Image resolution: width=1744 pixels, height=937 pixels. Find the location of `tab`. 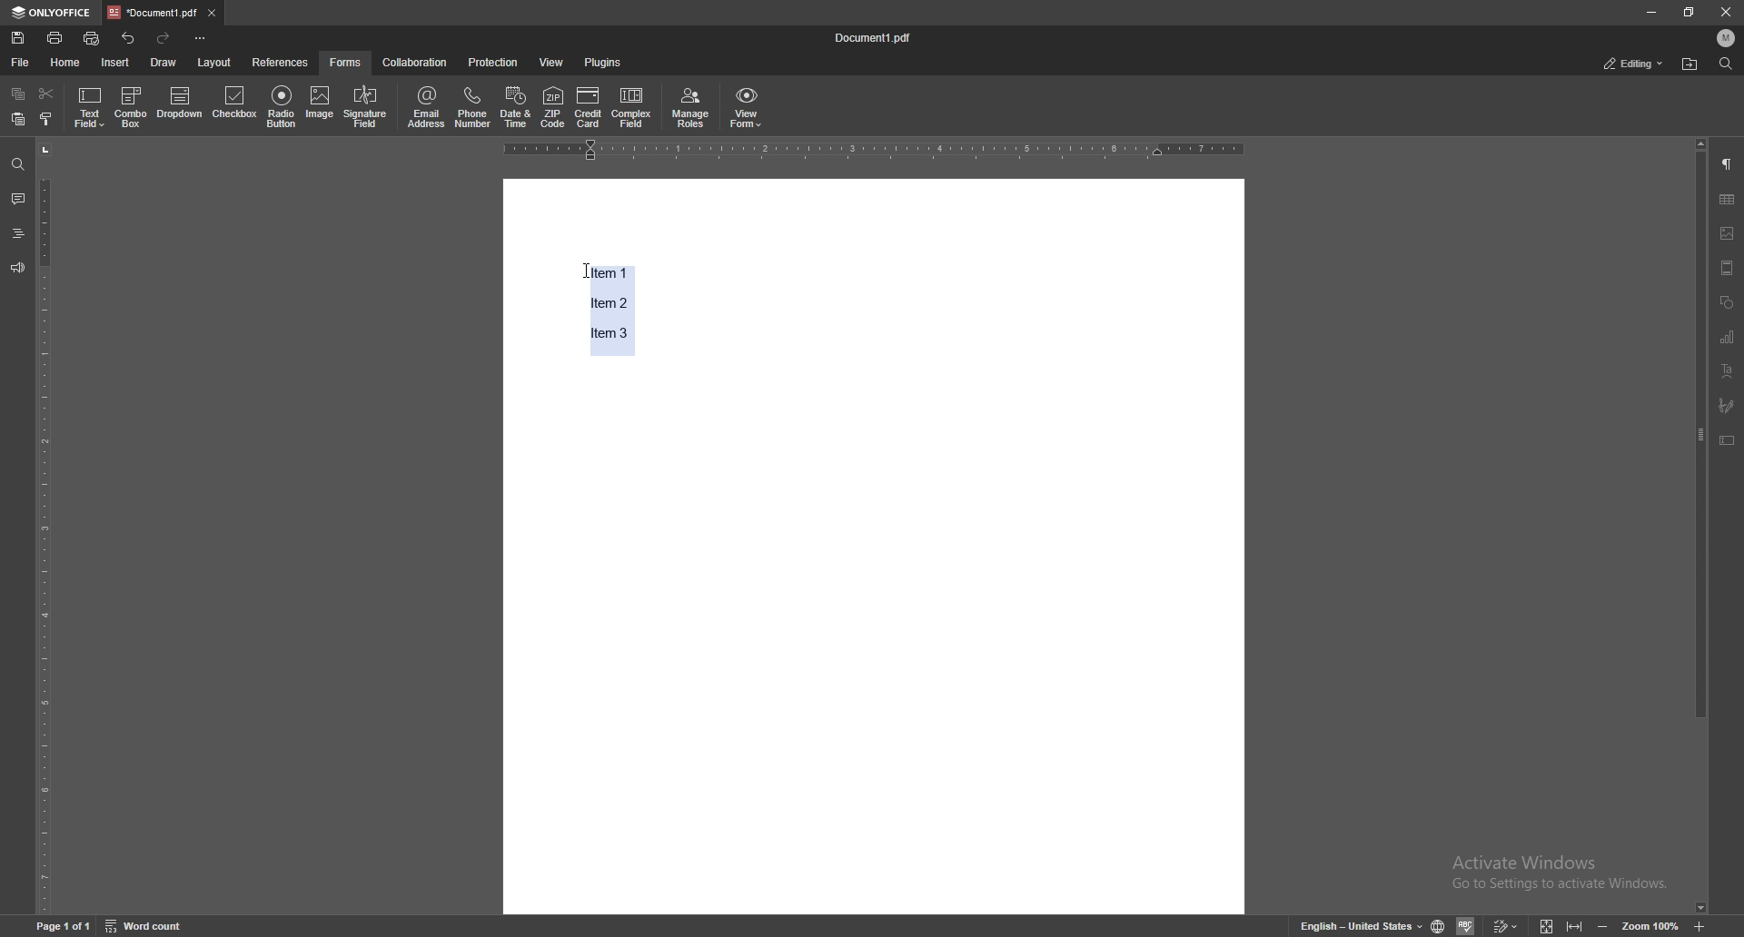

tab is located at coordinates (153, 12).